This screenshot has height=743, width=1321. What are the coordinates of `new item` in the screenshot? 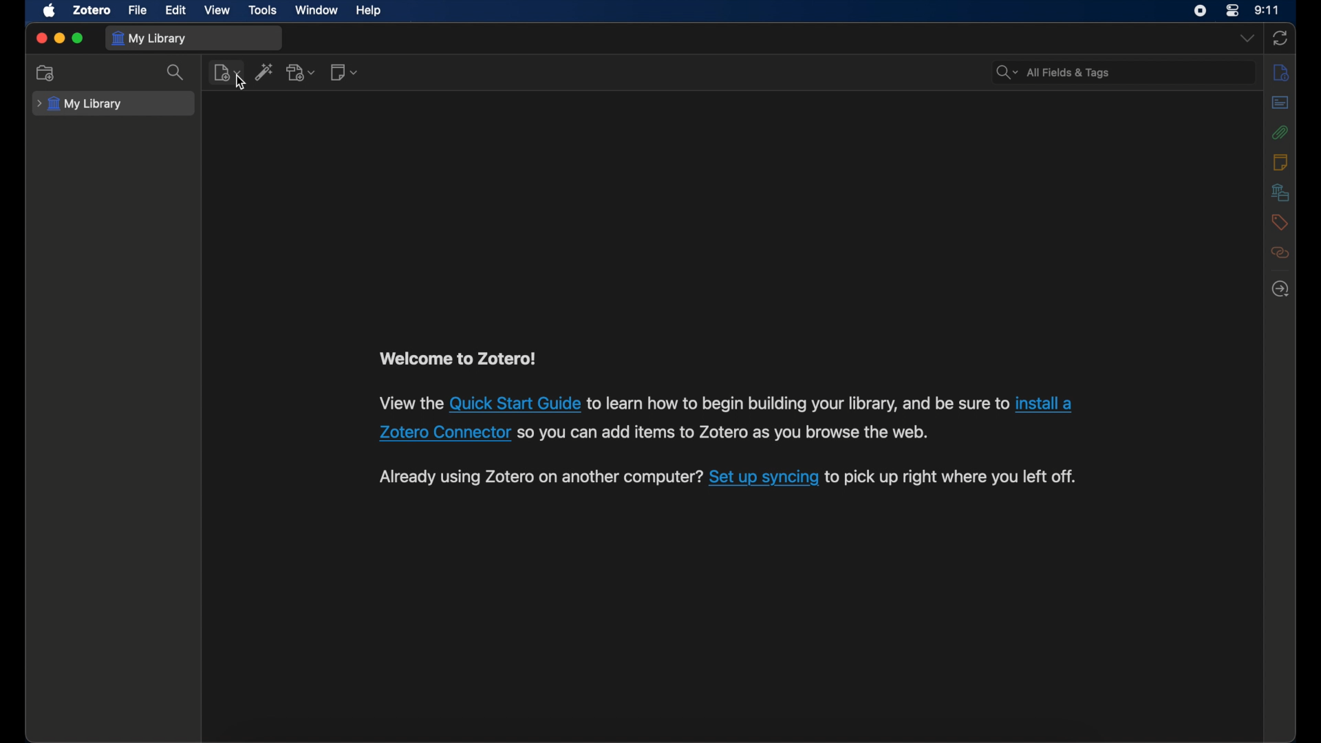 It's located at (227, 73).